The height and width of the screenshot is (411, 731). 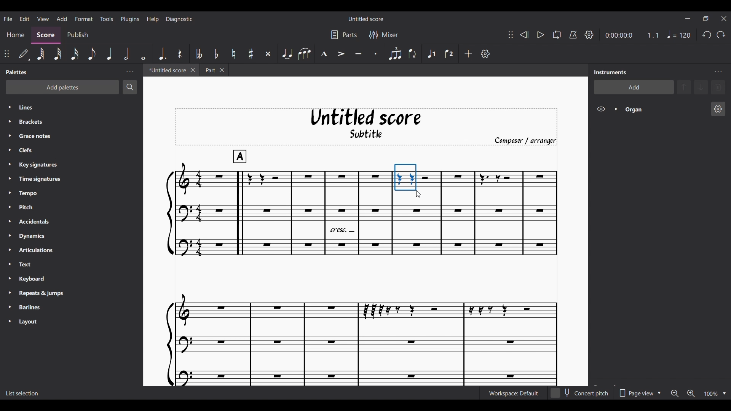 What do you see at coordinates (706, 19) in the screenshot?
I see `Show interface in smaller tab` at bounding box center [706, 19].